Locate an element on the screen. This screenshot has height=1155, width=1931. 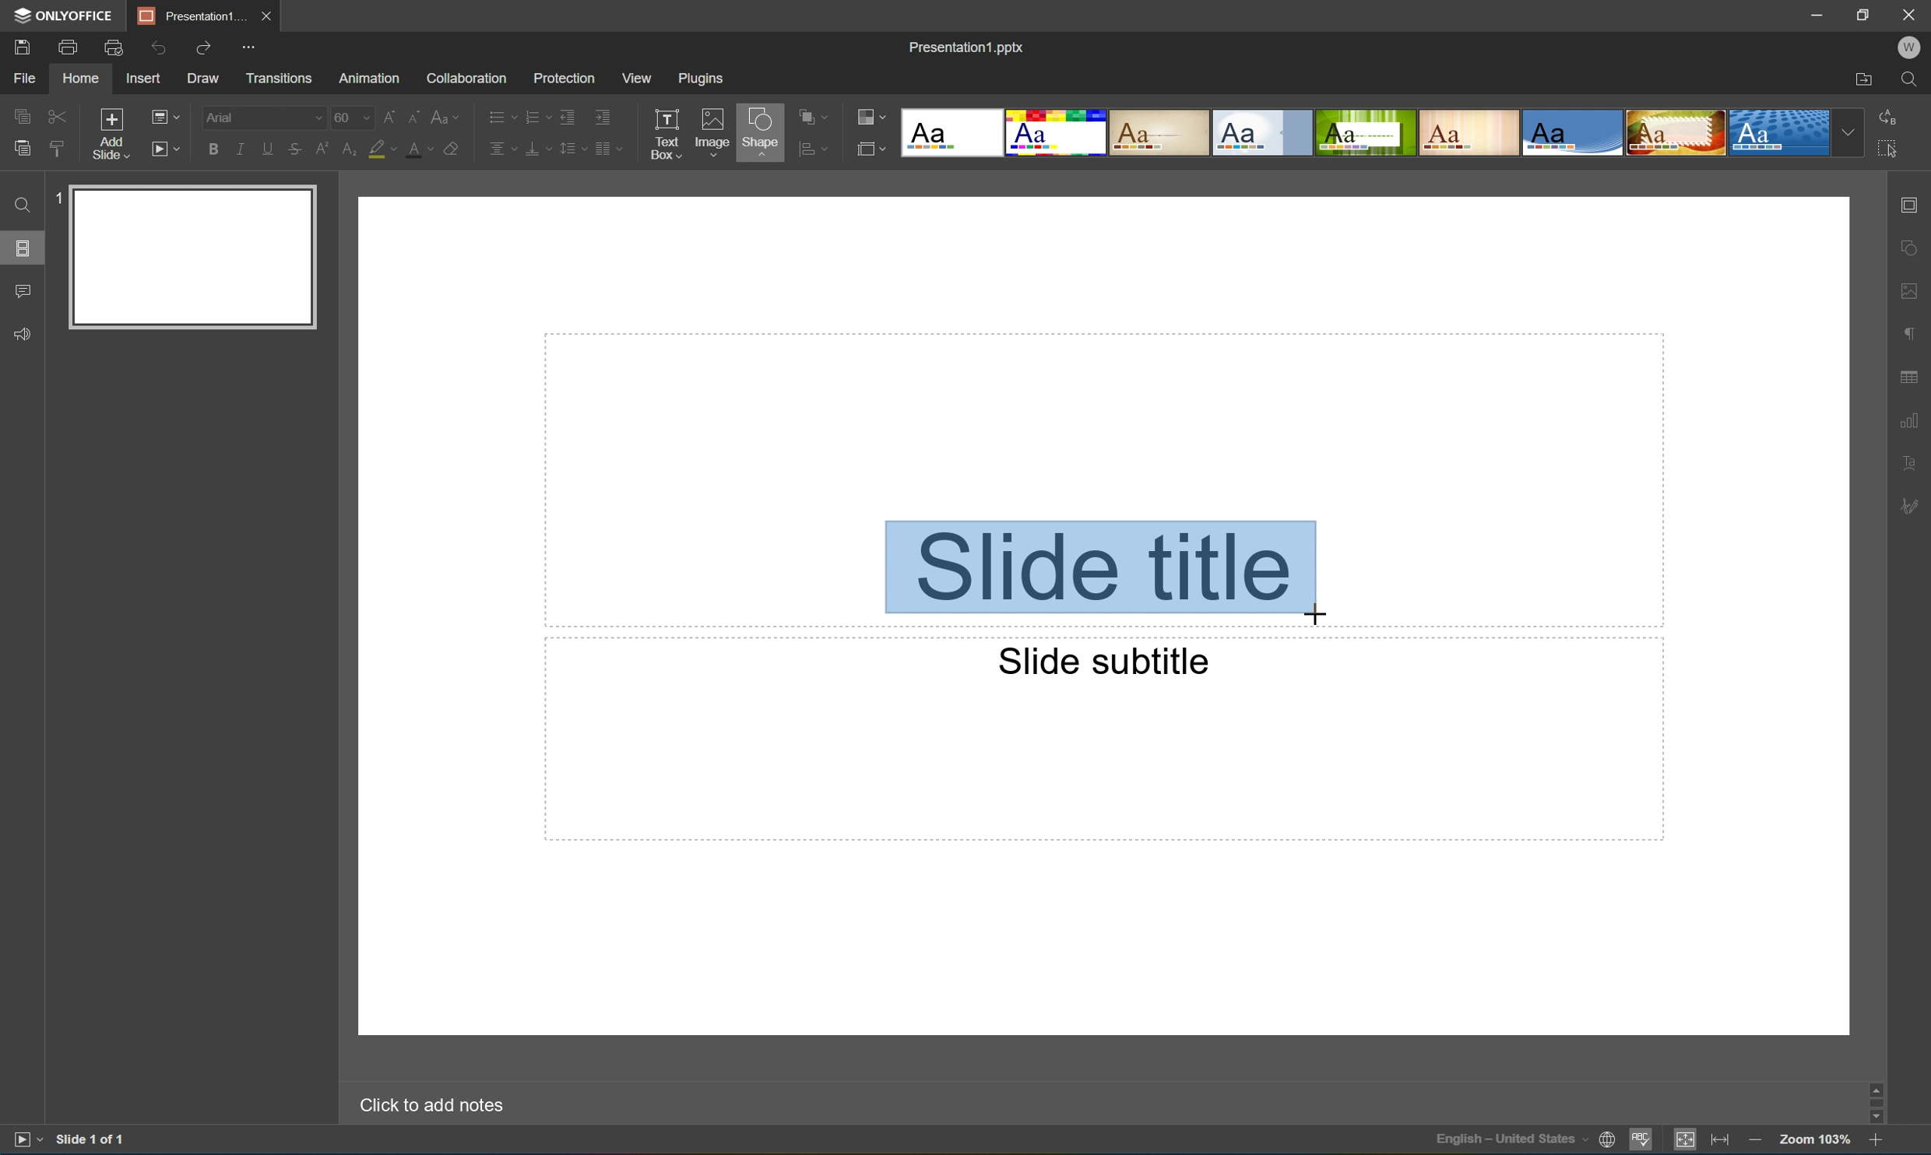
Numbering is located at coordinates (533, 115).